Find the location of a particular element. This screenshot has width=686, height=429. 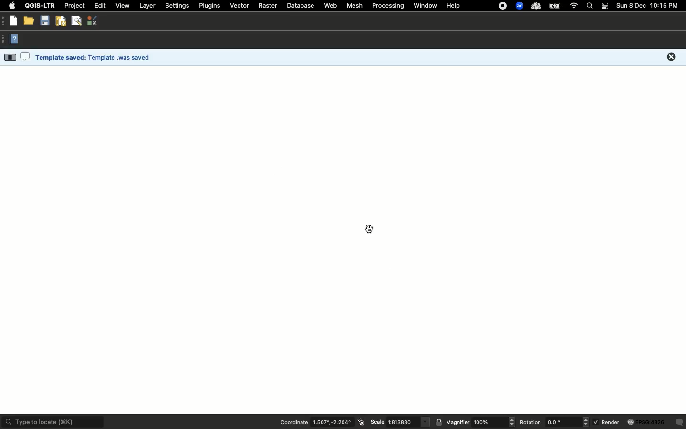

Layer is located at coordinates (147, 6).